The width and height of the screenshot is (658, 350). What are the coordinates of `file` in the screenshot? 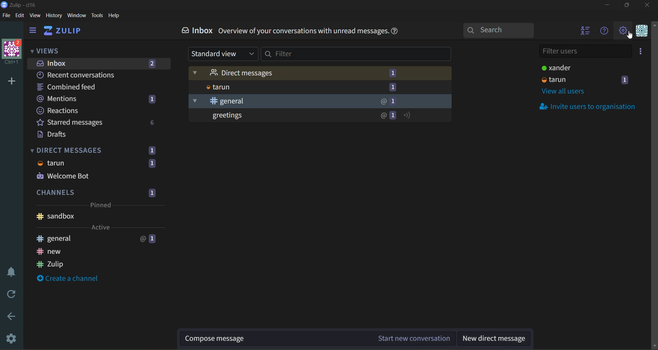 It's located at (7, 16).